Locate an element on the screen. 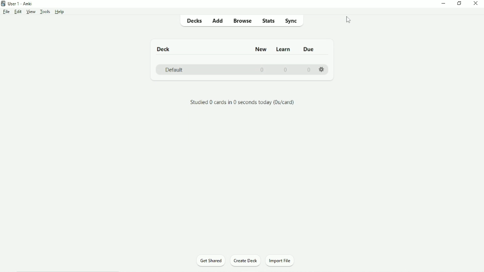 This screenshot has width=484, height=272. Browse is located at coordinates (242, 22).